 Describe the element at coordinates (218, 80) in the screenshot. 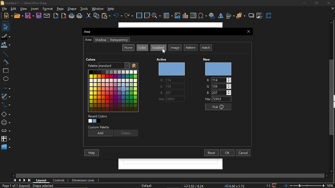

I see `new R` at that location.